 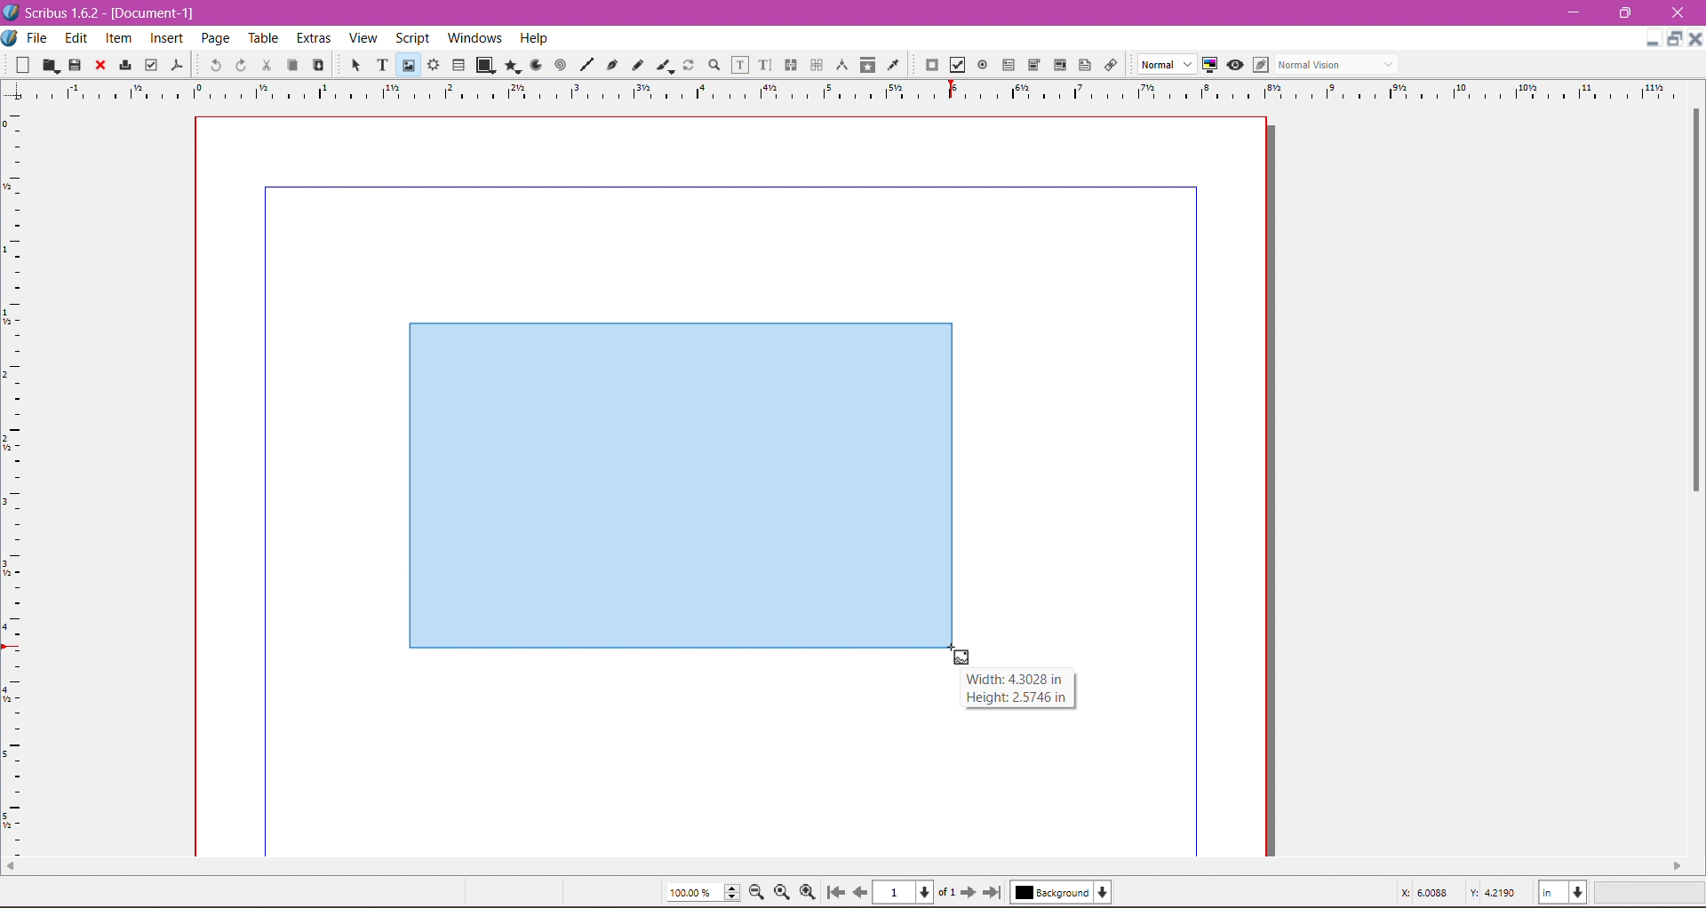 What do you see at coordinates (1260, 65) in the screenshot?
I see `Edit in Preview Mode` at bounding box center [1260, 65].